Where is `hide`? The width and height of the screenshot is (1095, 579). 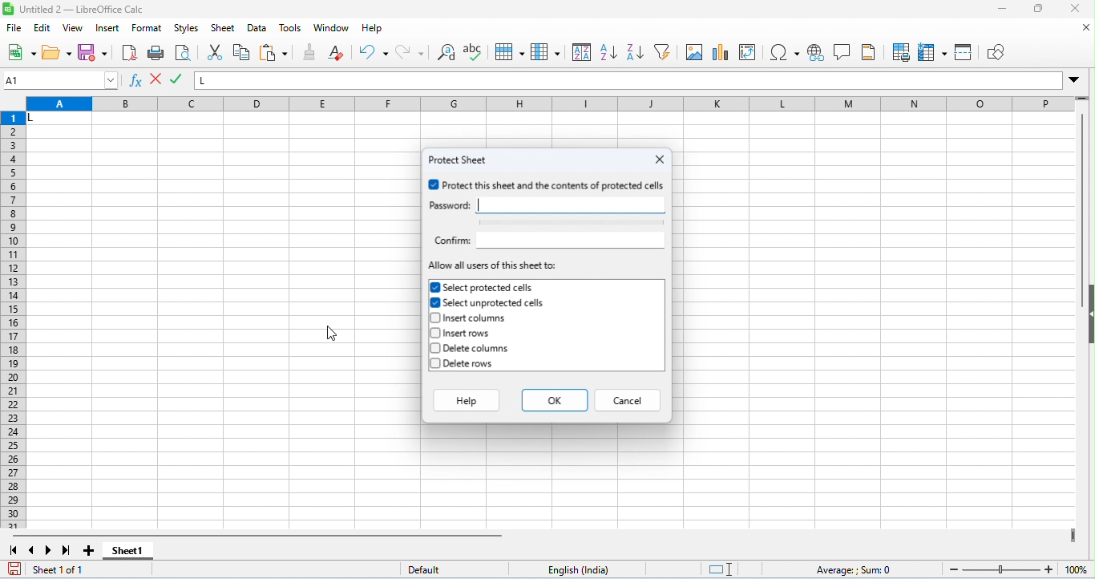 hide is located at coordinates (1088, 313).